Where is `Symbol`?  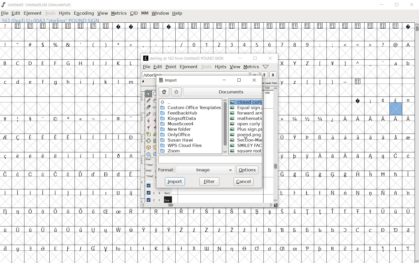
Symbol is located at coordinates (358, 27).